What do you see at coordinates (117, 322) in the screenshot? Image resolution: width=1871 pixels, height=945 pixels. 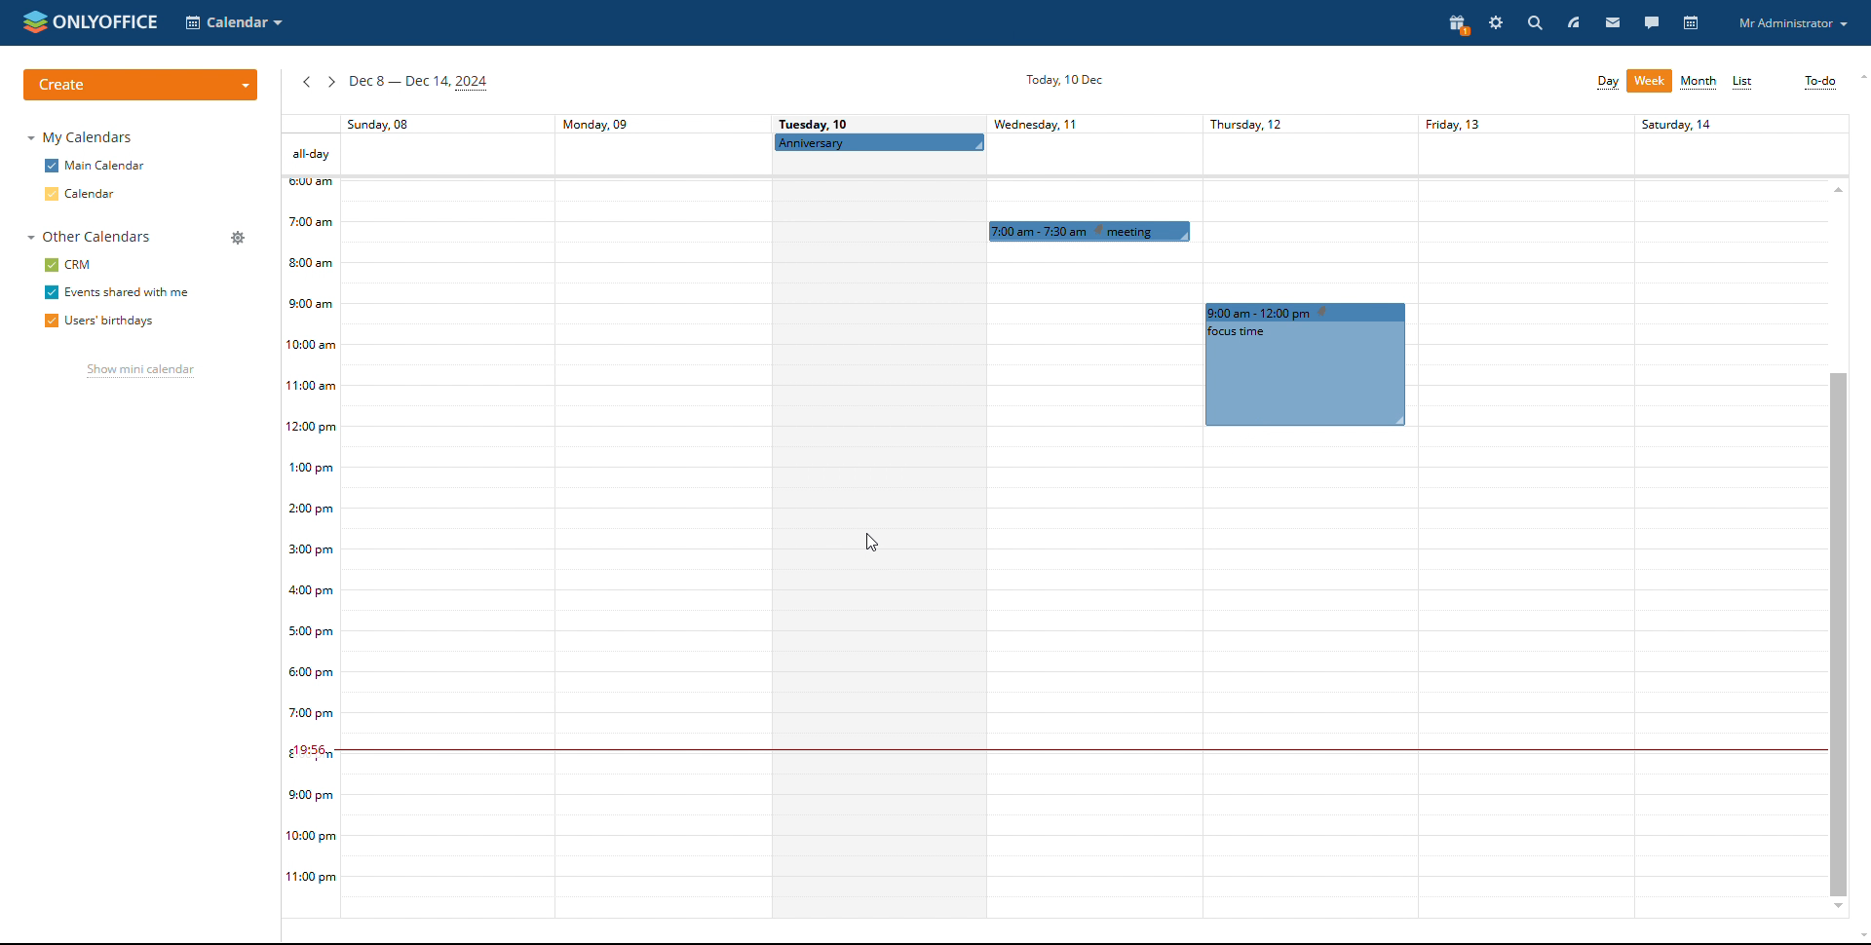 I see `users' birthdays` at bounding box center [117, 322].